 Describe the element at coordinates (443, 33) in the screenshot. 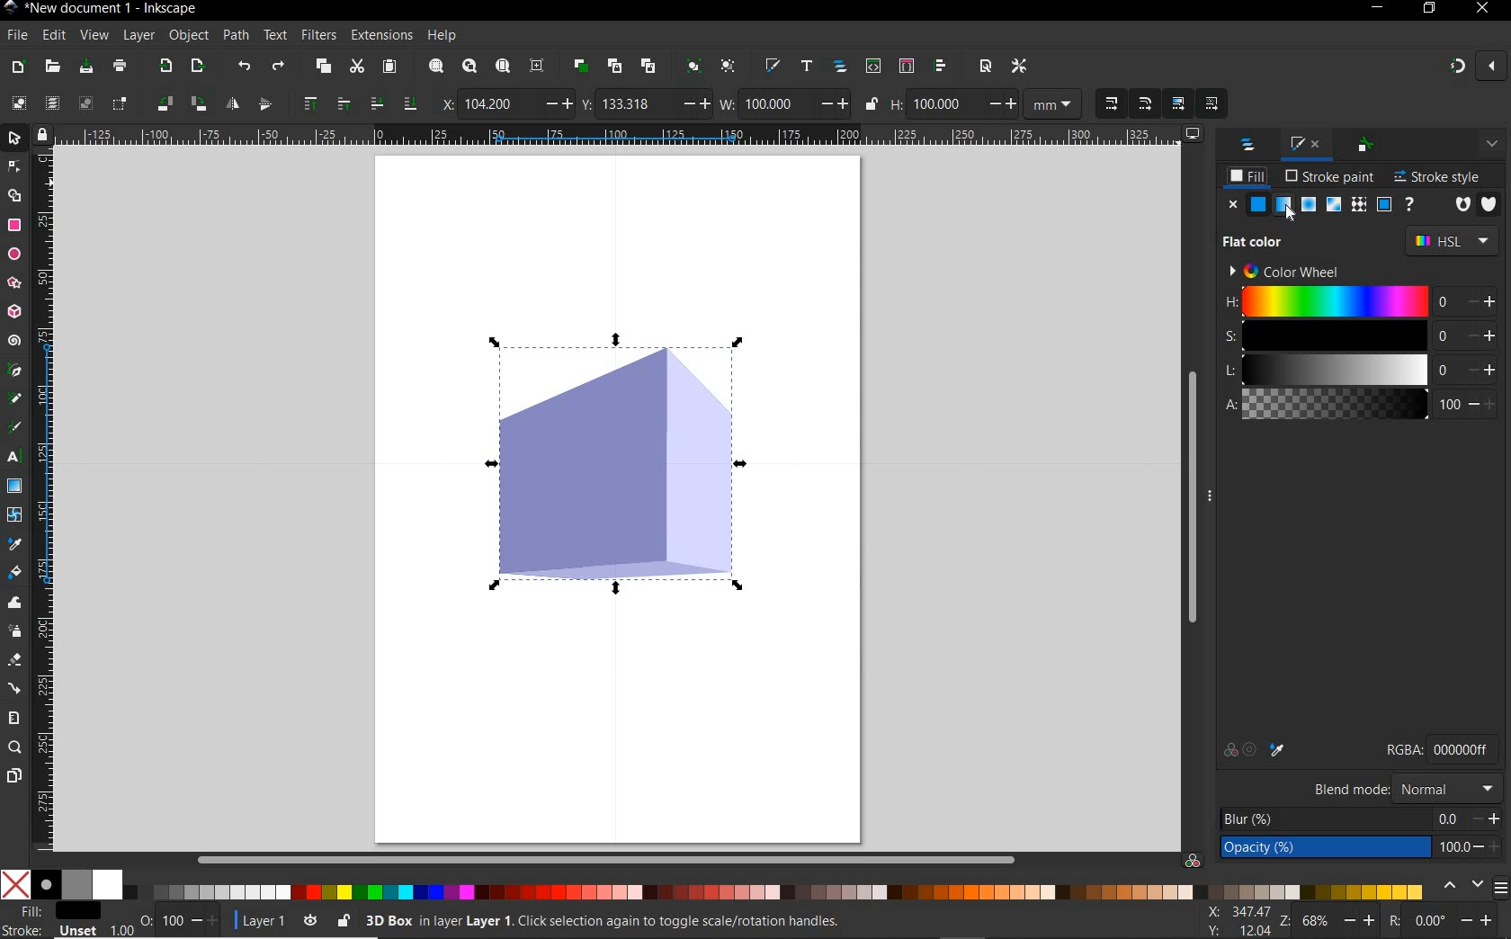

I see `HELP` at that location.